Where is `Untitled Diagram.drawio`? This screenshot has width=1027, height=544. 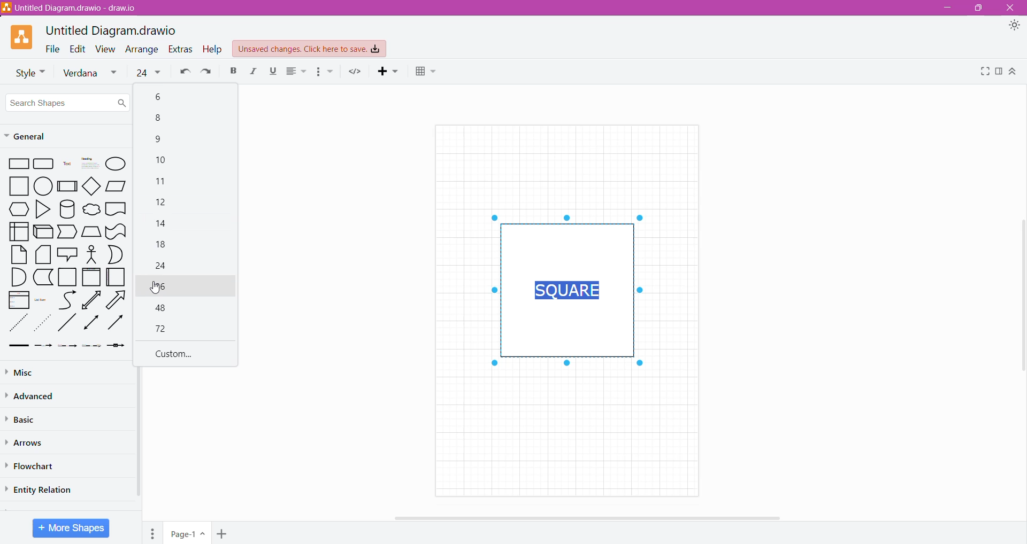
Untitled Diagram.drawio is located at coordinates (111, 30).